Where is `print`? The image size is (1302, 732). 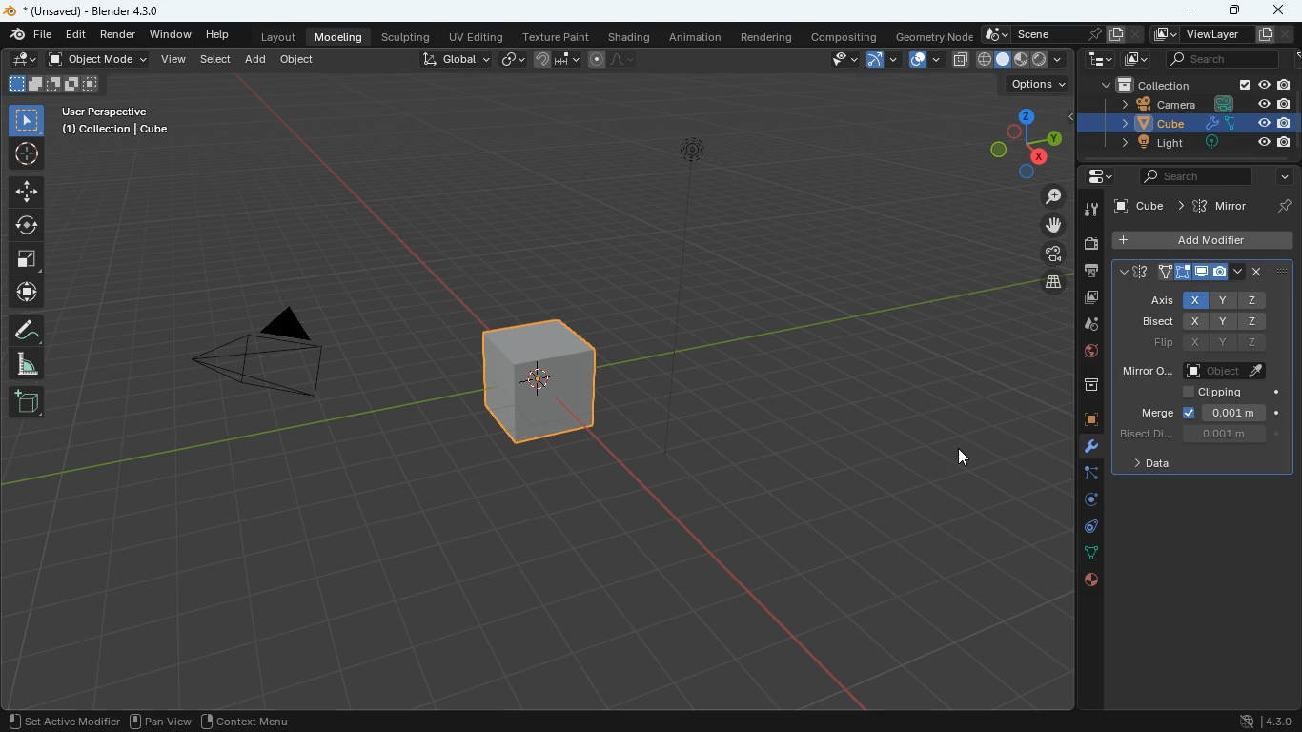
print is located at coordinates (1089, 272).